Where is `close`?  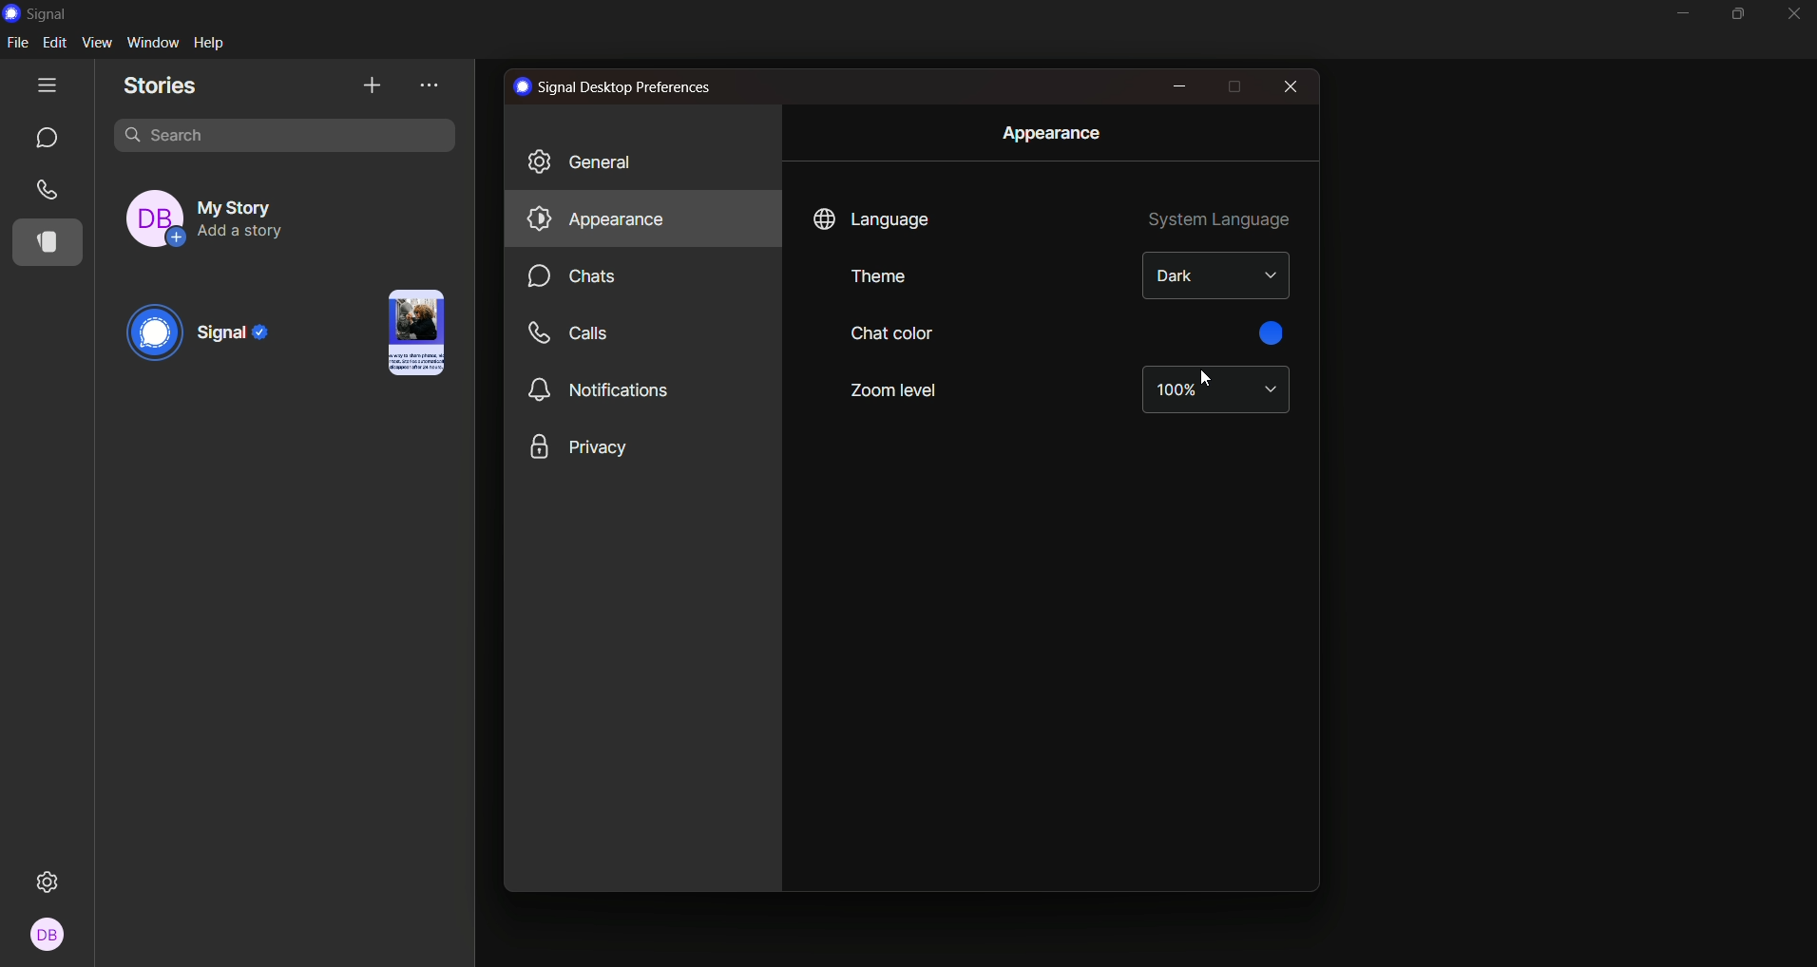 close is located at coordinates (1793, 16).